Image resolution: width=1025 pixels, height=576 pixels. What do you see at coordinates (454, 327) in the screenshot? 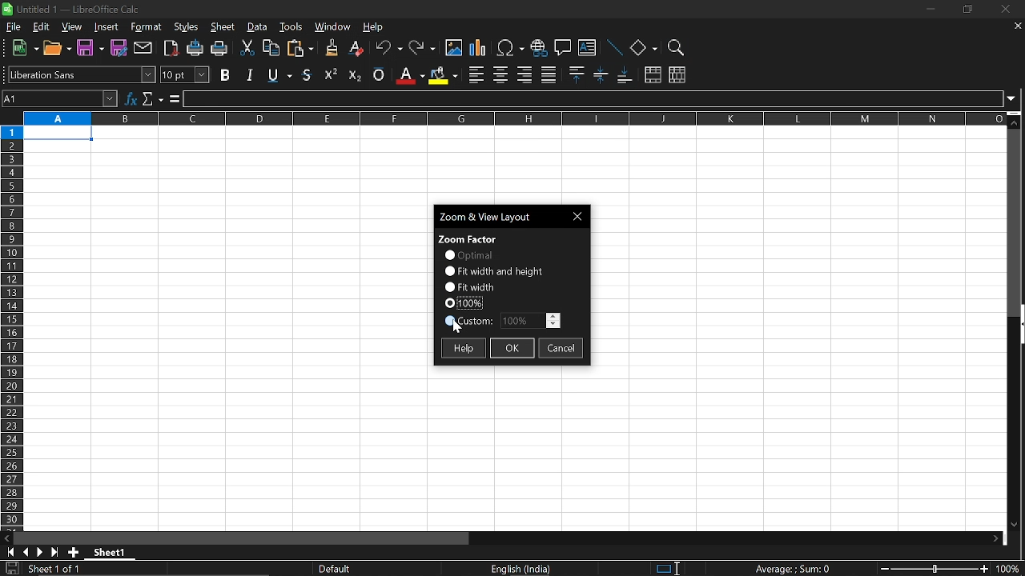
I see `Cursor` at bounding box center [454, 327].